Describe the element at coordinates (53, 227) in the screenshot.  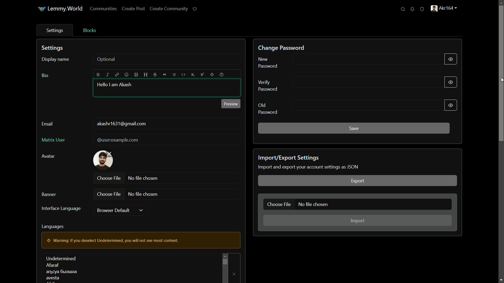
I see `languages` at that location.